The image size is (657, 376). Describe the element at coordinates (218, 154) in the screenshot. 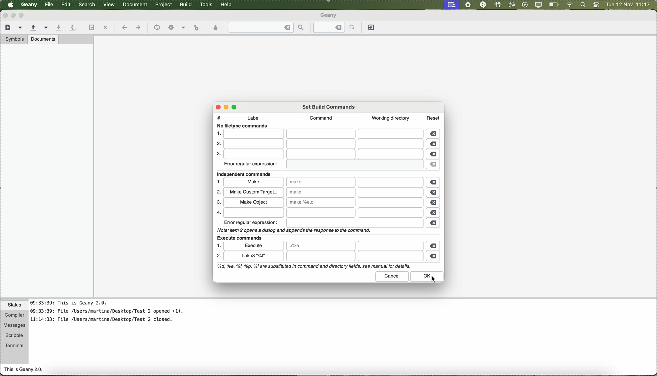

I see `3` at that location.